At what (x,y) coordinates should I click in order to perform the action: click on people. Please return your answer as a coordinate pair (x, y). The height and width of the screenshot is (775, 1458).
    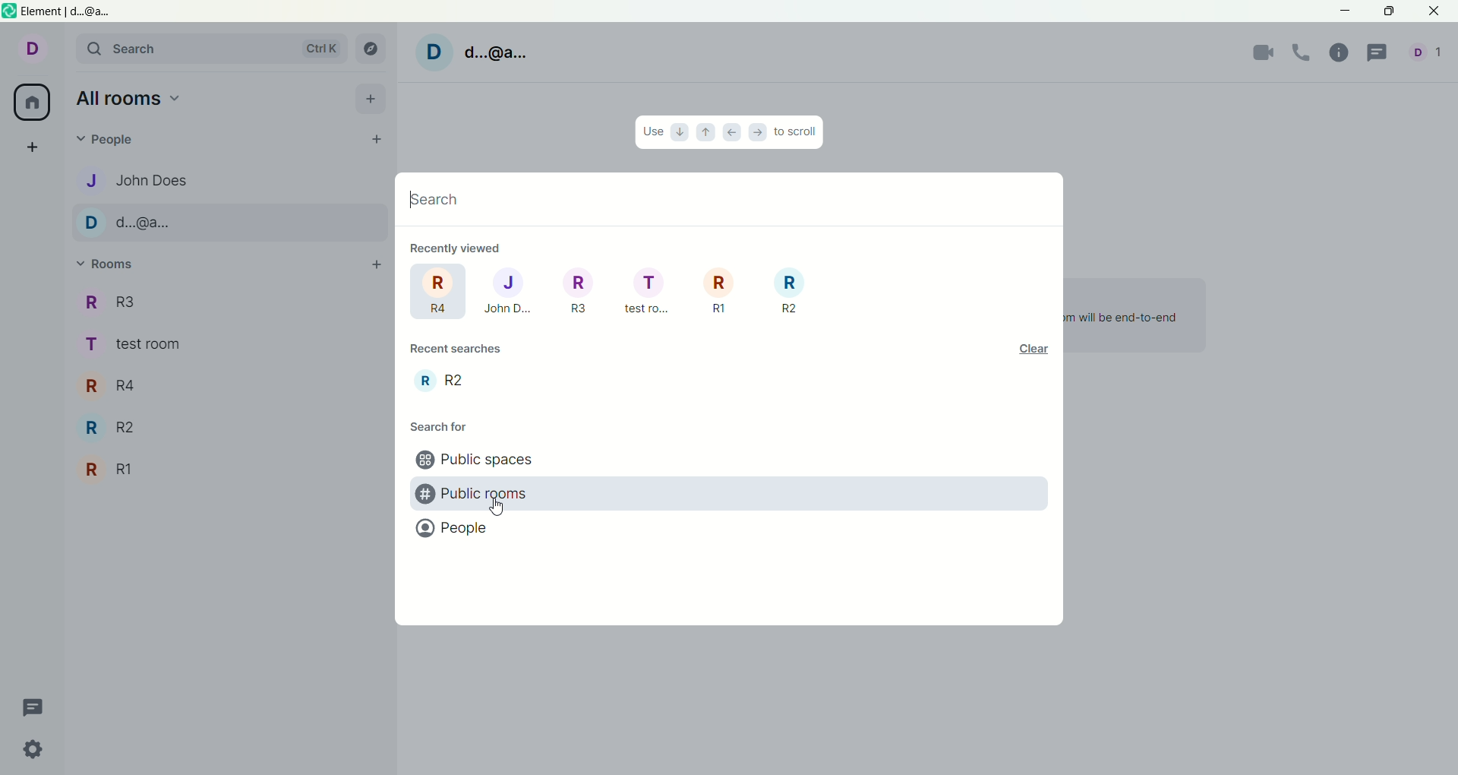
    Looking at the image, I should click on (111, 140).